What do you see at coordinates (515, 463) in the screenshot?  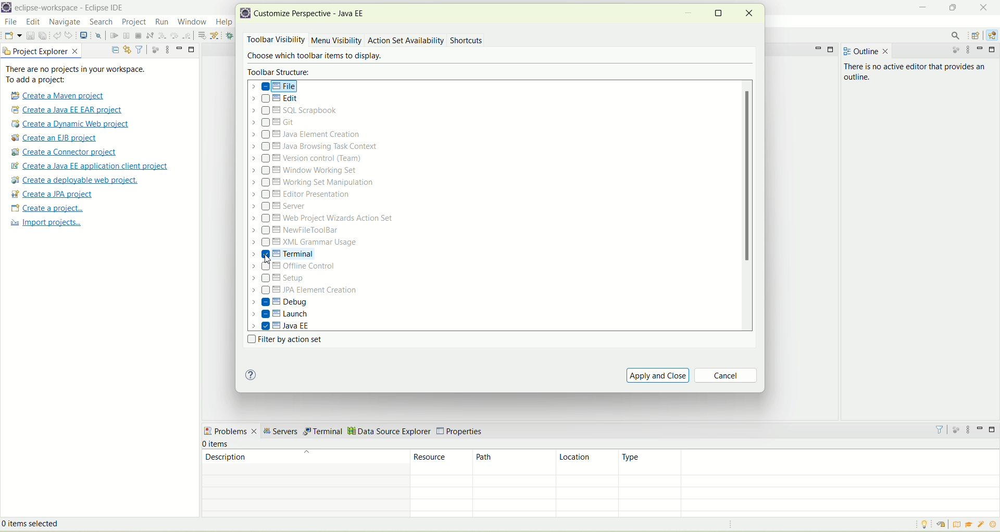 I see `path` at bounding box center [515, 463].